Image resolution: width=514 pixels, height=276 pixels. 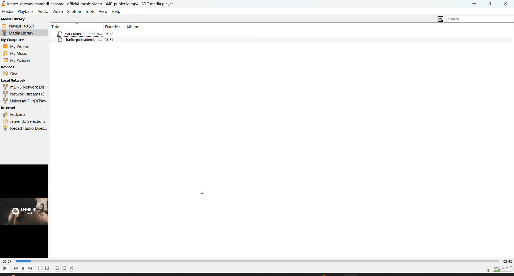 I want to click on internet, so click(x=10, y=108).